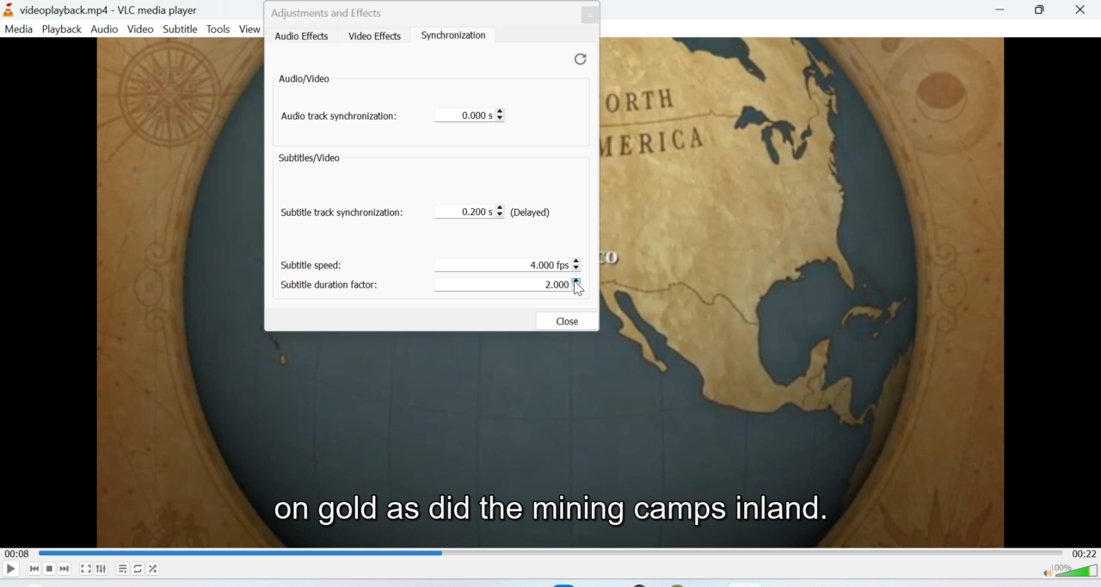 The width and height of the screenshot is (1101, 587). Describe the element at coordinates (374, 34) in the screenshot. I see `video effects` at that location.